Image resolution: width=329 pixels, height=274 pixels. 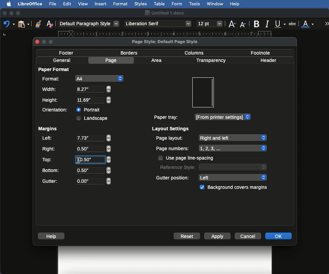 I want to click on Close, so click(x=5, y=13).